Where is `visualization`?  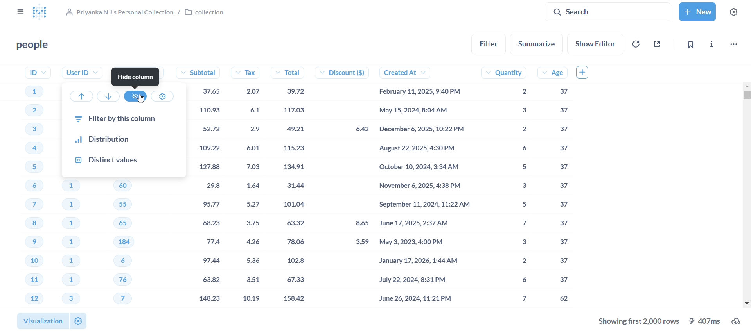
visualization is located at coordinates (40, 321).